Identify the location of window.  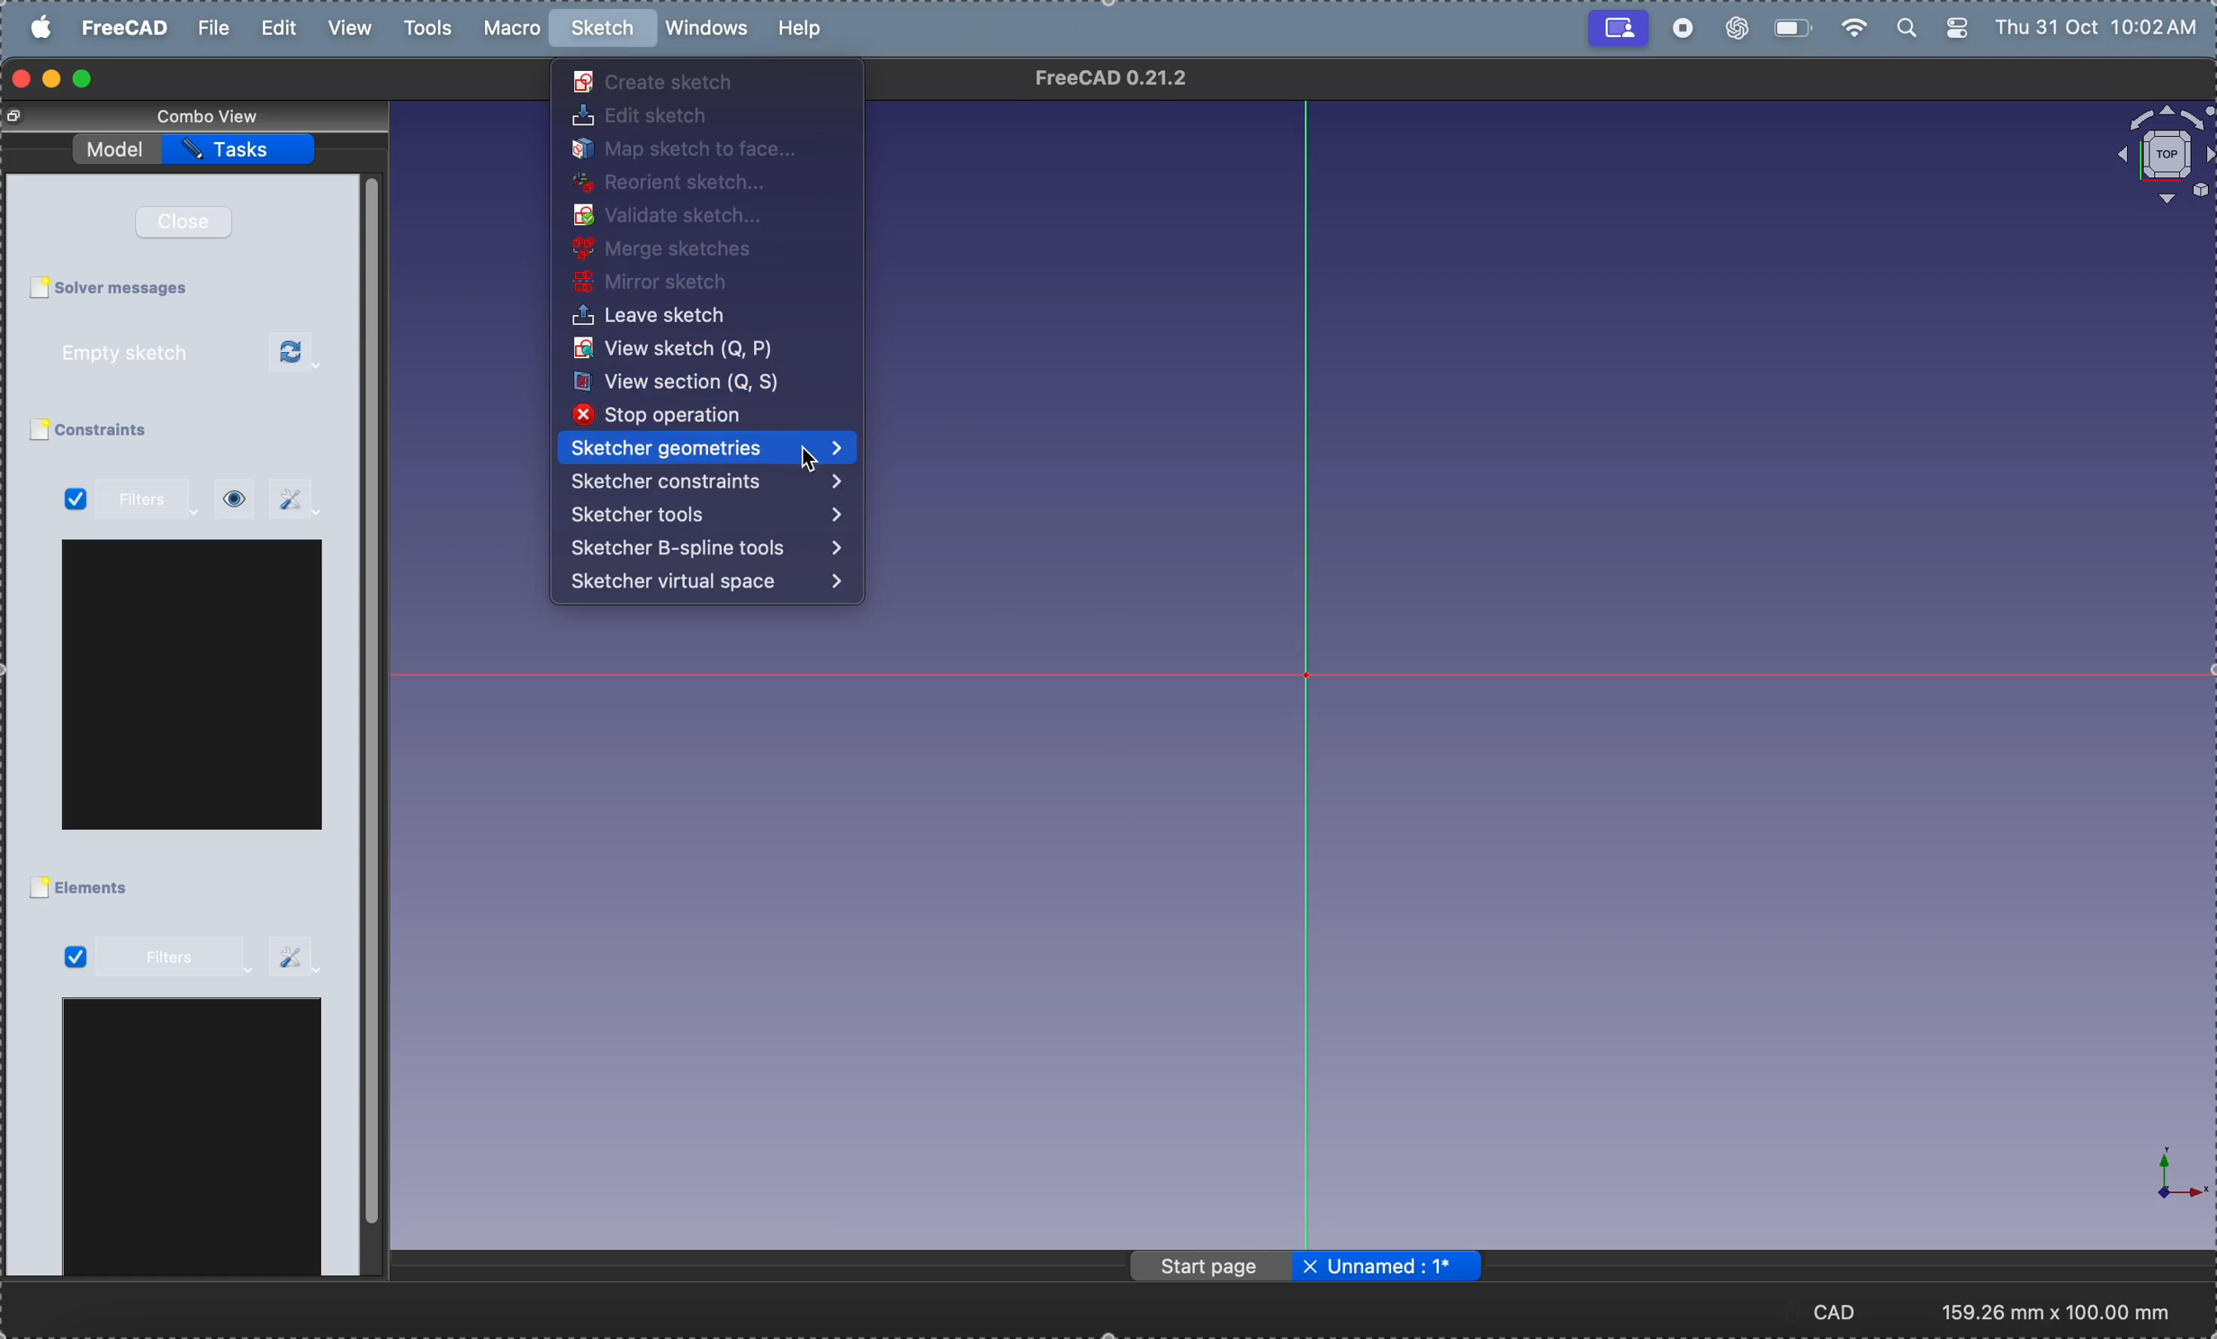
(193, 1142).